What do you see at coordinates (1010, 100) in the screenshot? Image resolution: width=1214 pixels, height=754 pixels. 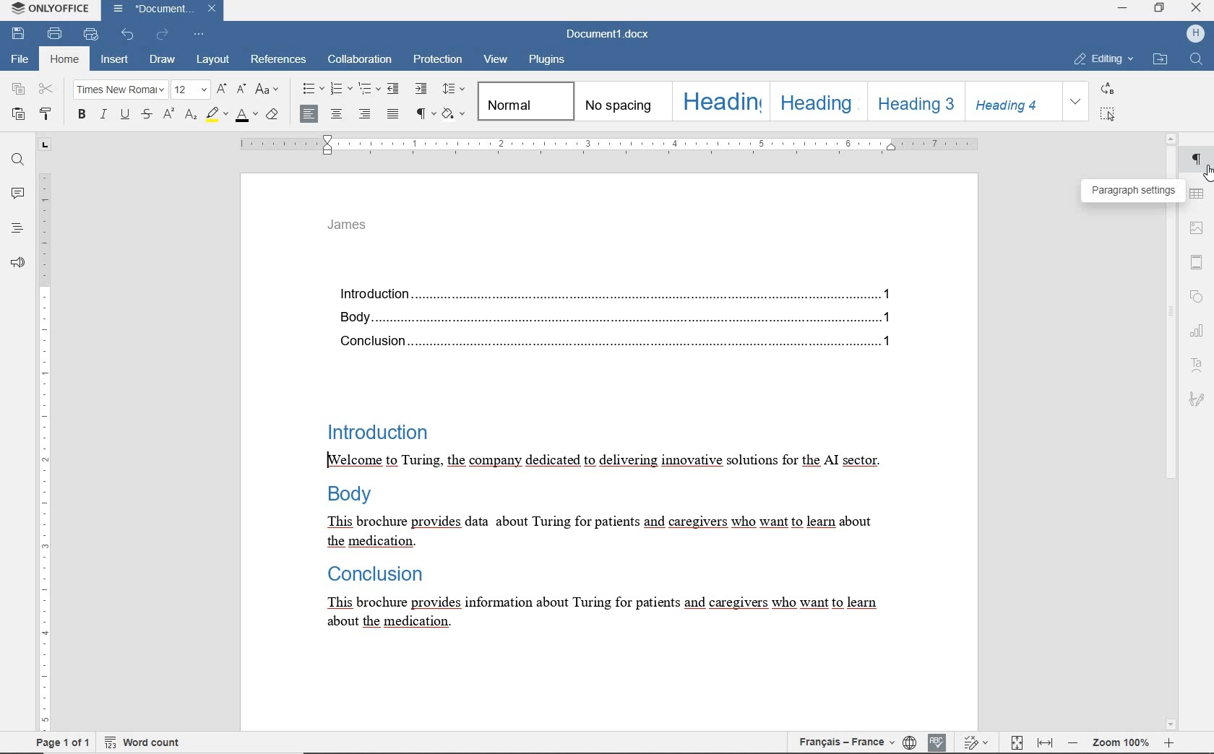 I see `heading 4` at bounding box center [1010, 100].